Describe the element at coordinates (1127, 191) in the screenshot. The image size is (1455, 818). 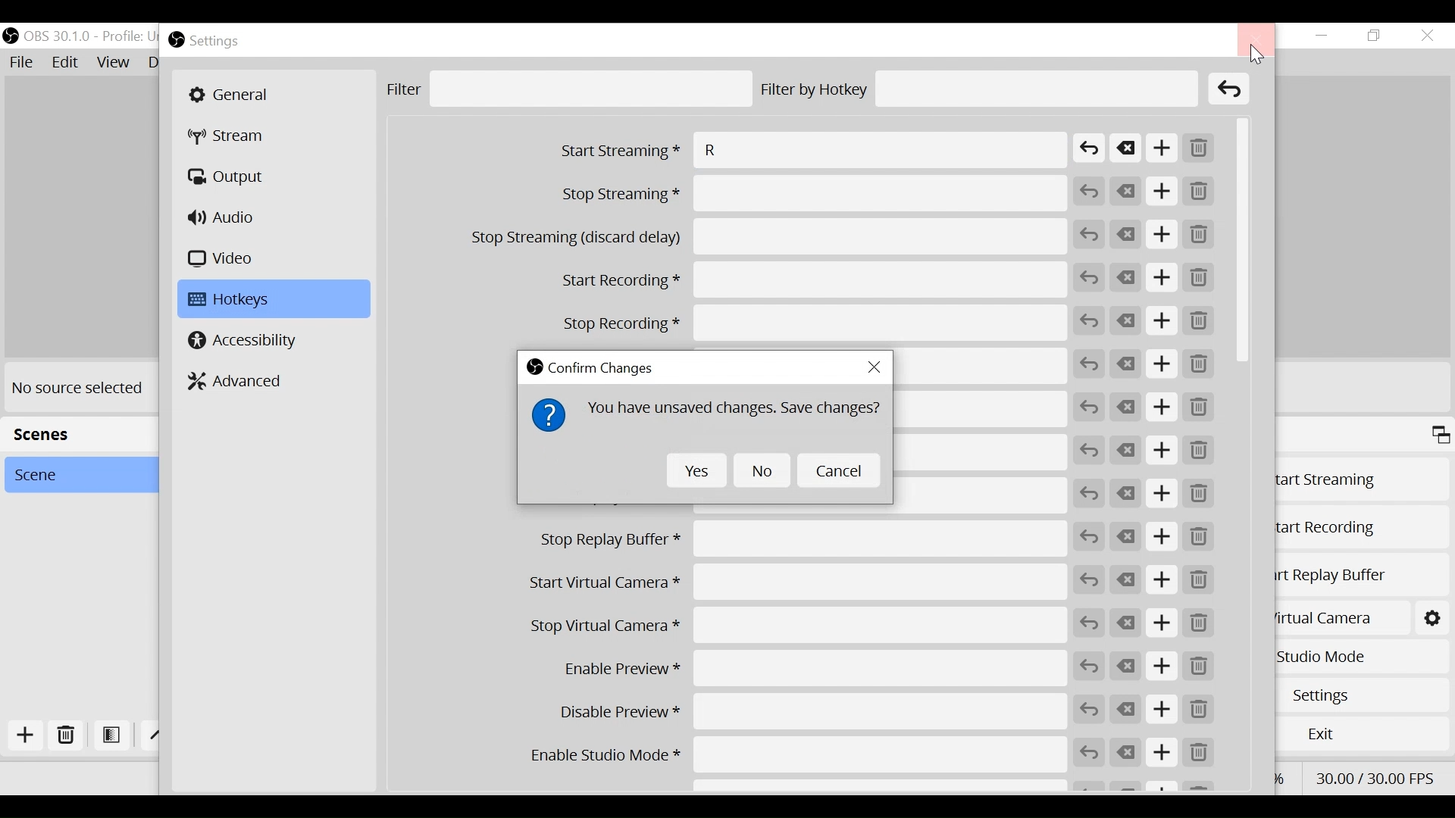
I see `Clear` at that location.